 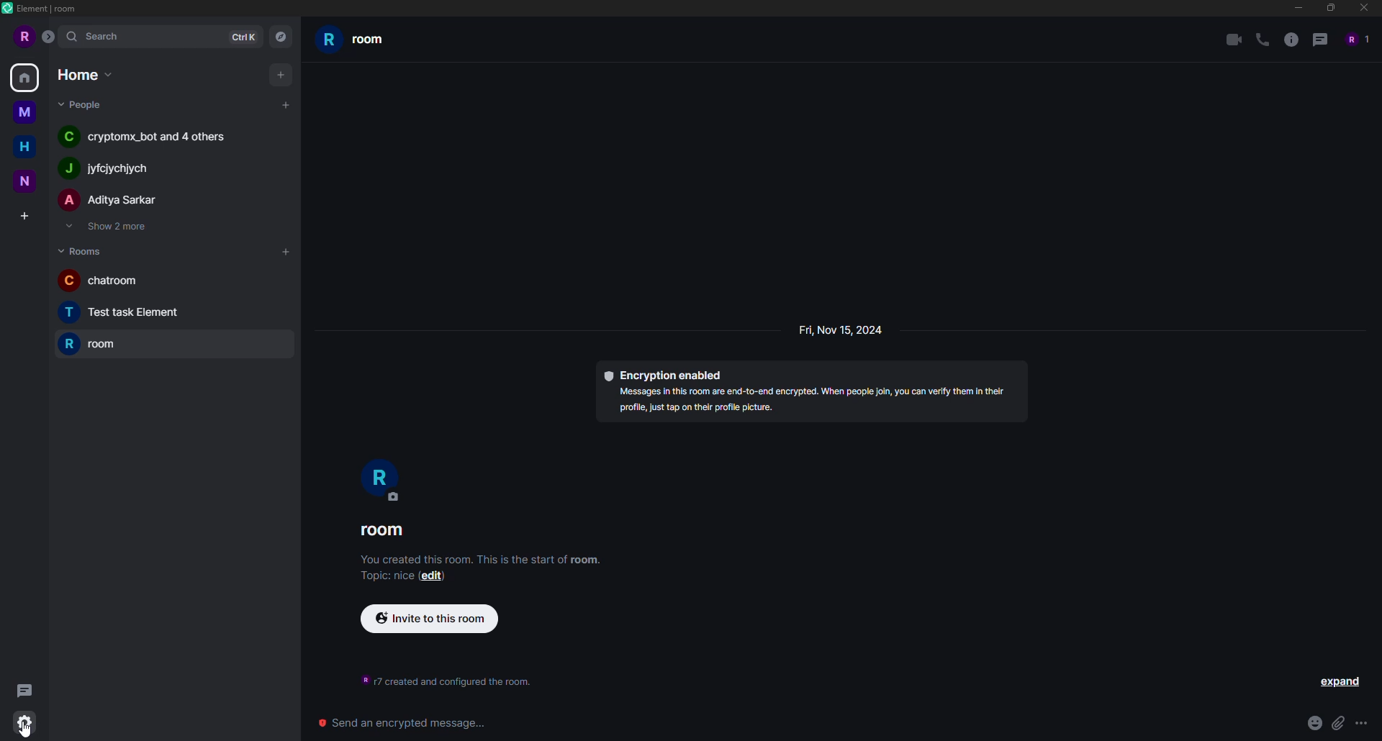 What do you see at coordinates (385, 531) in the screenshot?
I see `room` at bounding box center [385, 531].